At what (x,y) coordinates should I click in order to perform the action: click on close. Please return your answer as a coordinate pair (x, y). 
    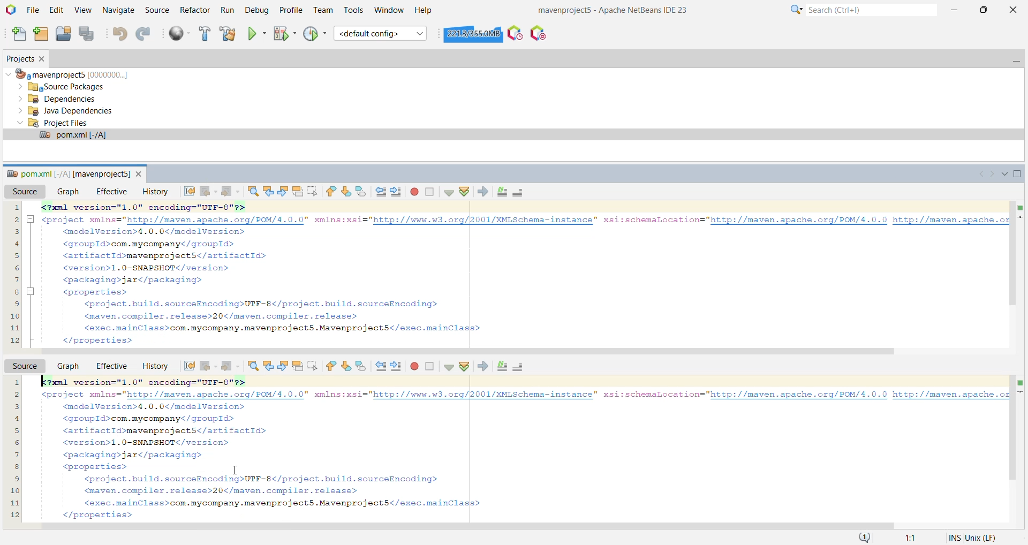
    Looking at the image, I should click on (140, 174).